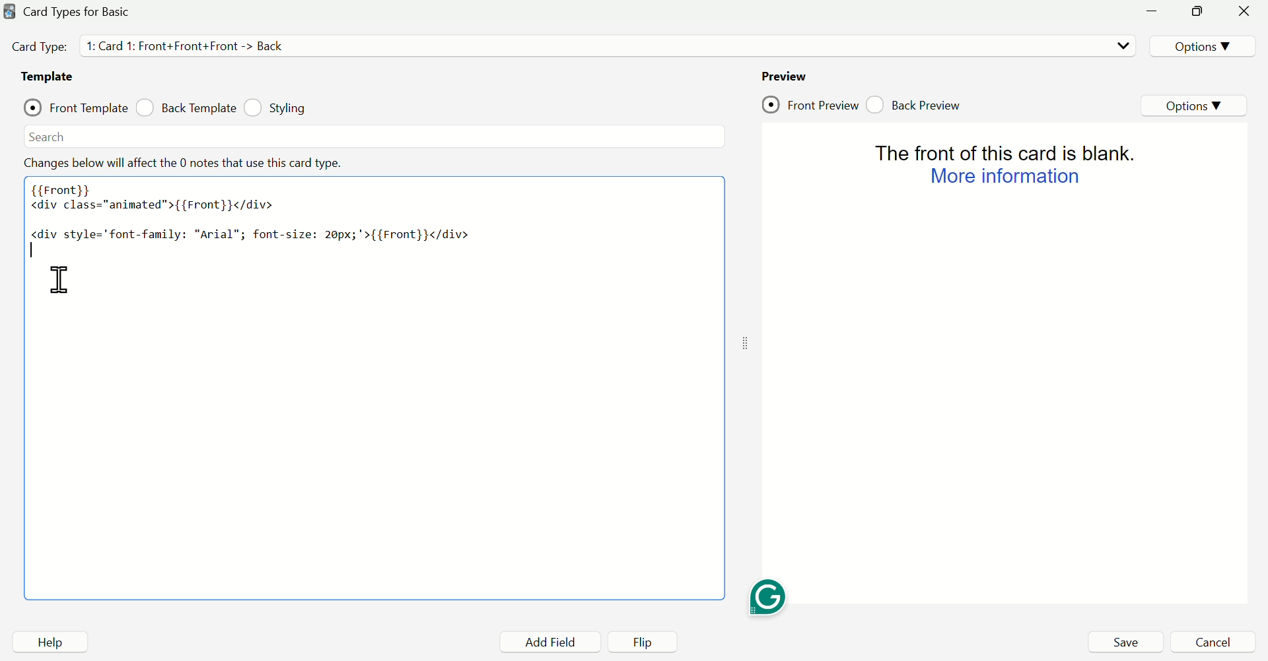  What do you see at coordinates (371, 136) in the screenshot?
I see `Search bar` at bounding box center [371, 136].